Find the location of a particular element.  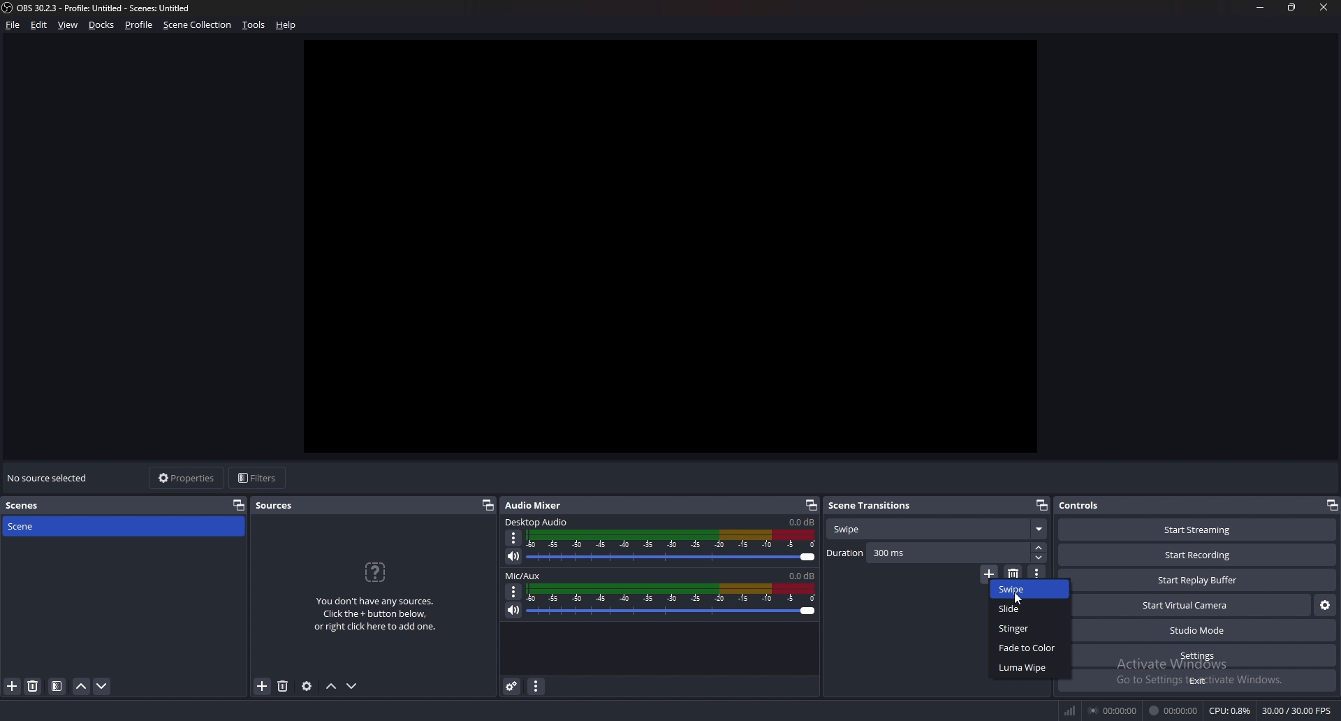

You don't have any sources.
Click the + button below,
or ight dlick here to add one. is located at coordinates (375, 597).